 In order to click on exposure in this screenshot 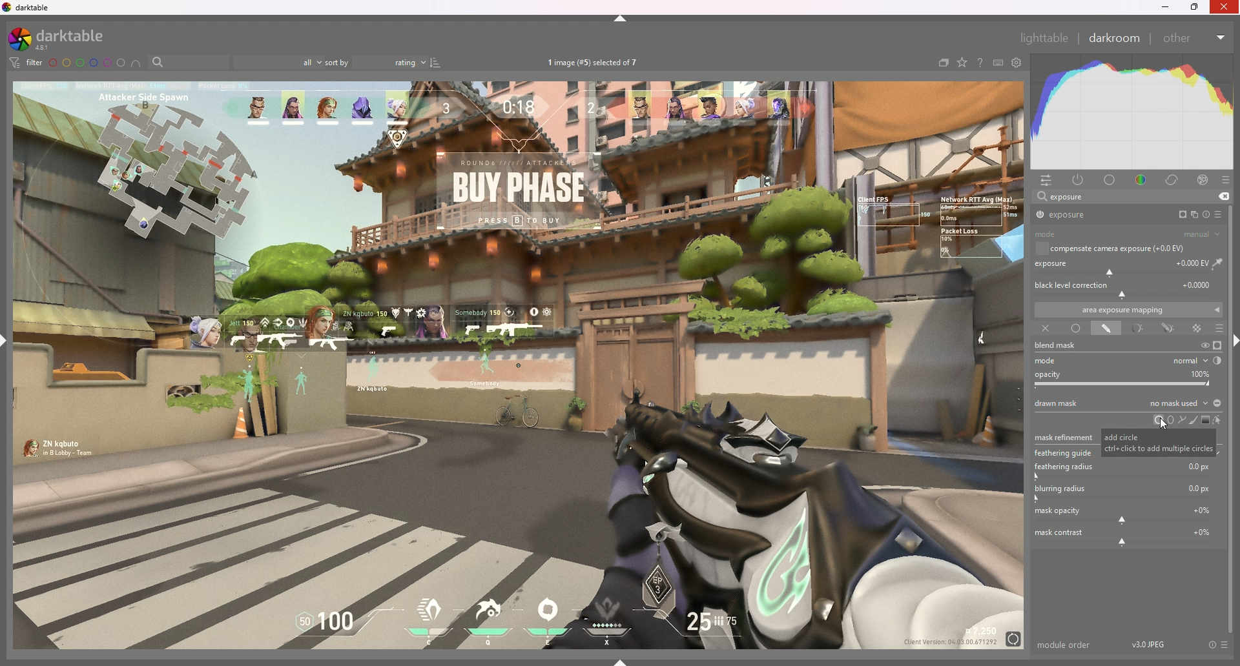, I will do `click(1130, 266)`.